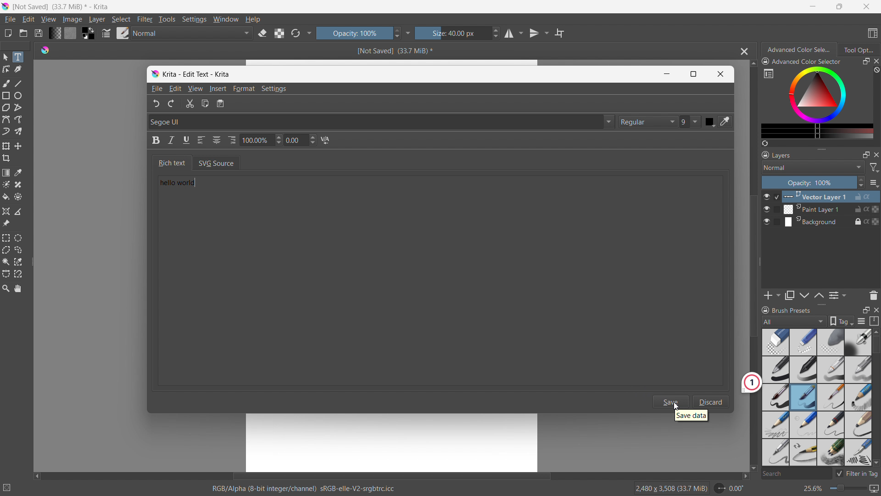  What do you see at coordinates (10, 19) in the screenshot?
I see `file` at bounding box center [10, 19].